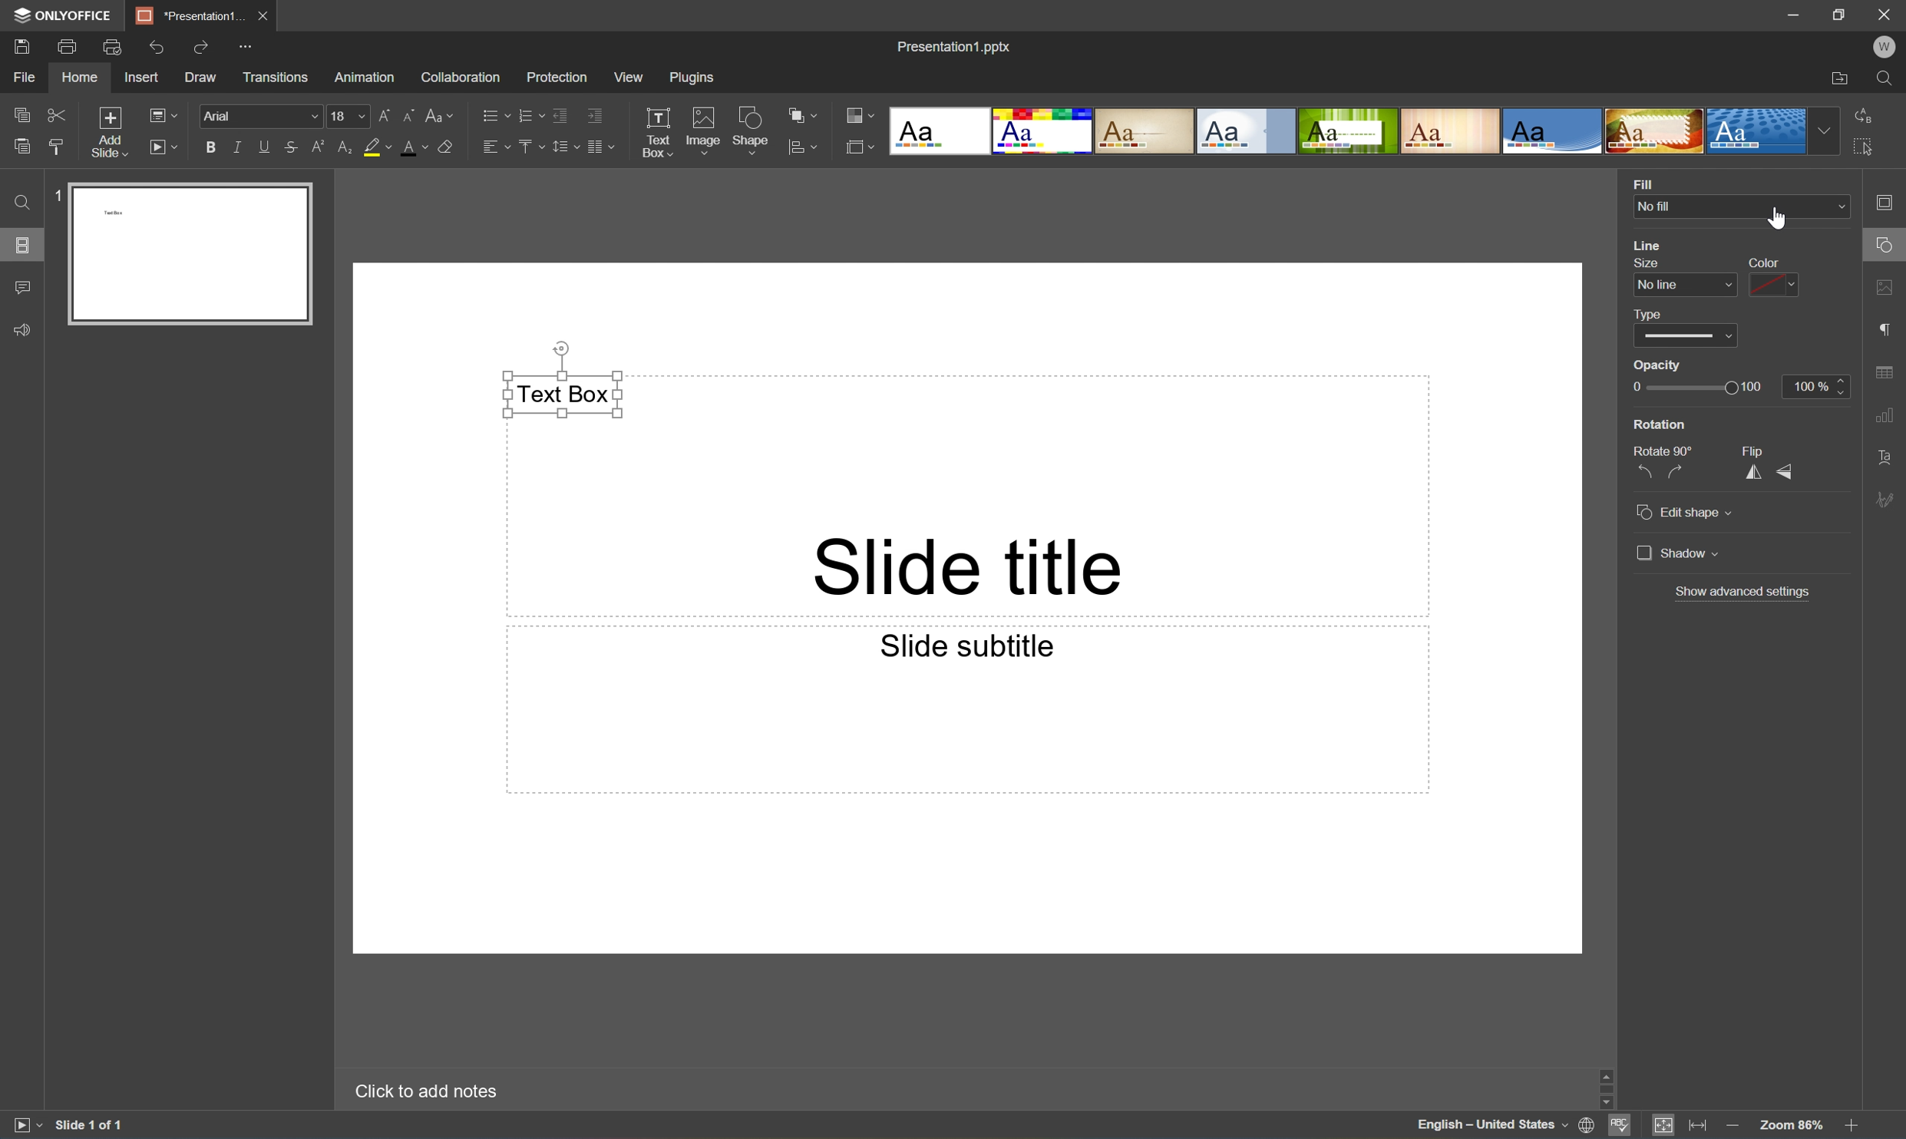  Describe the element at coordinates (1780, 284) in the screenshot. I see `Color` at that location.